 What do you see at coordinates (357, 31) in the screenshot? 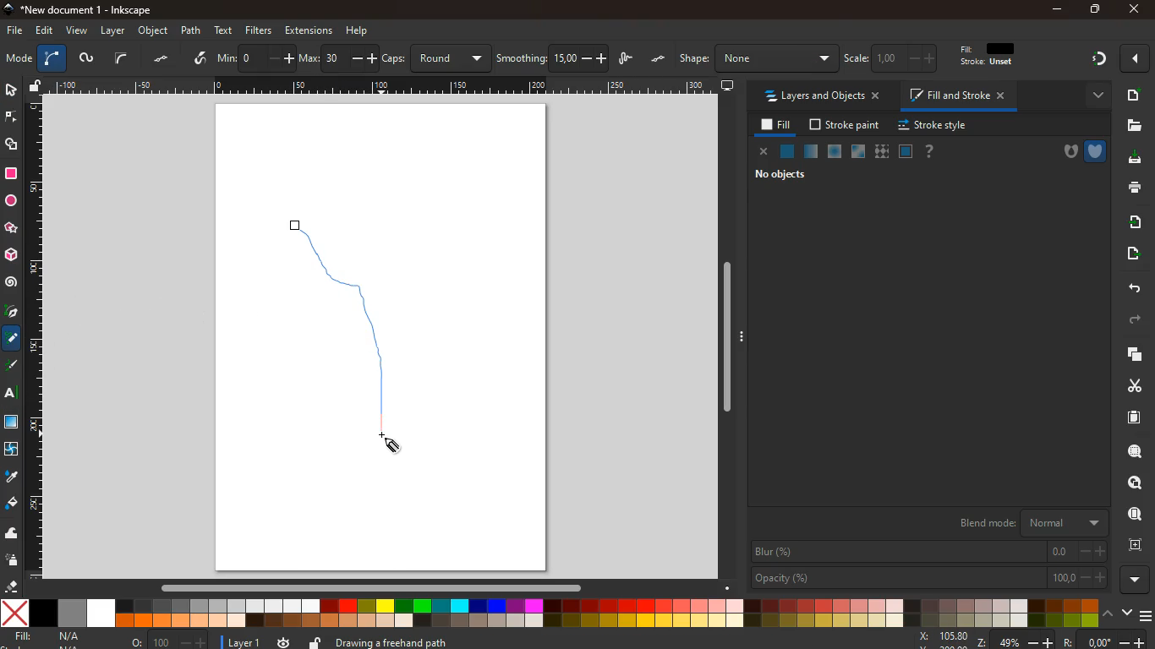
I see `help` at bounding box center [357, 31].